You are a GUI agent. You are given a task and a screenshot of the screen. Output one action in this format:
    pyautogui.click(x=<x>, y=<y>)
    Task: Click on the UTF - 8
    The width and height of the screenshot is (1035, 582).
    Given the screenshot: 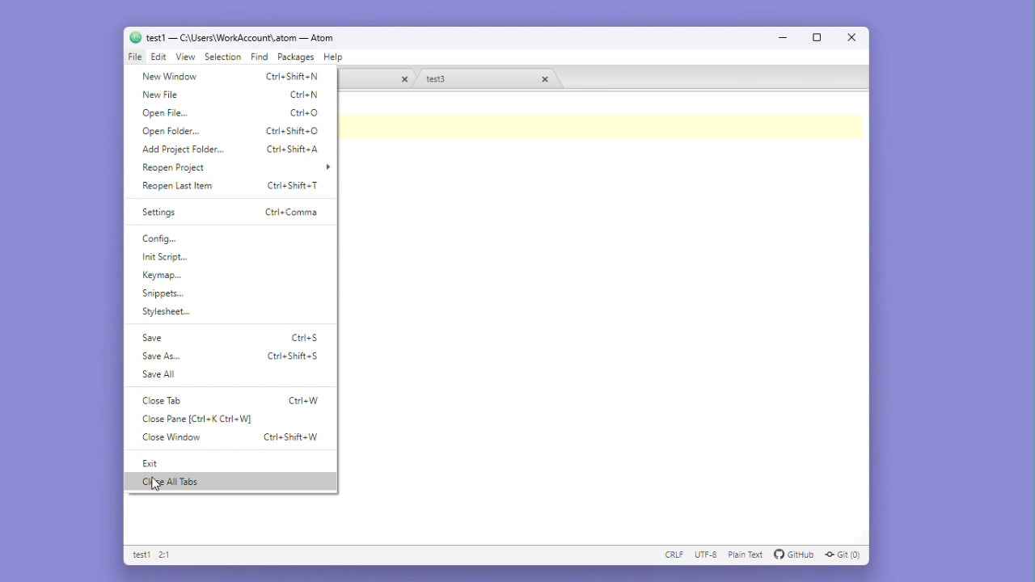 What is the action you would take?
    pyautogui.click(x=708, y=555)
    